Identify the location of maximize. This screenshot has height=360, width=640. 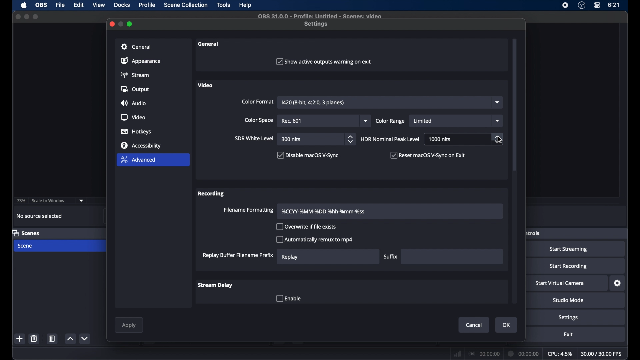
(130, 24).